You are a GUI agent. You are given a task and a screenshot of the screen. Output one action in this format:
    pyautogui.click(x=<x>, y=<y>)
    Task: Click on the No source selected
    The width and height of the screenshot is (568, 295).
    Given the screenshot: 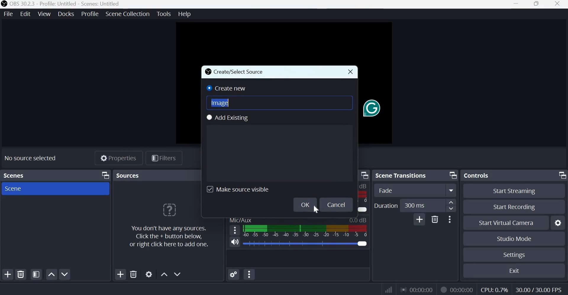 What is the action you would take?
    pyautogui.click(x=33, y=159)
    